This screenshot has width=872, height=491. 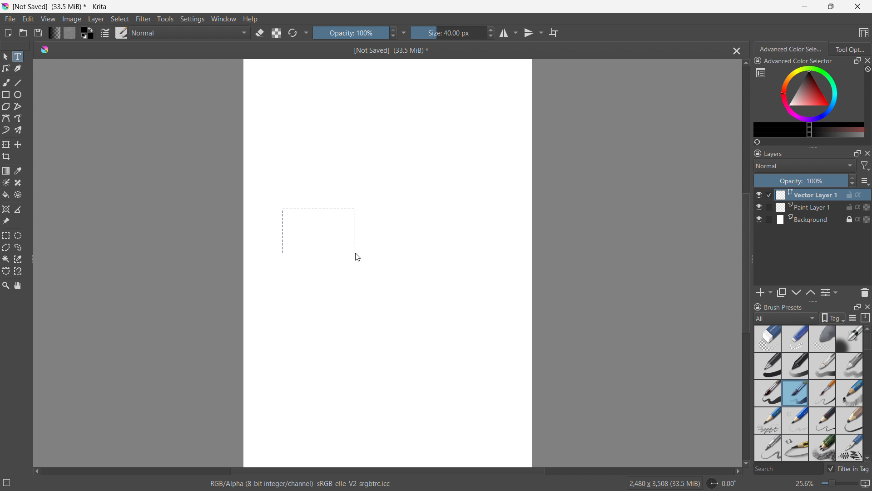 What do you see at coordinates (810, 292) in the screenshot?
I see `move layer down` at bounding box center [810, 292].